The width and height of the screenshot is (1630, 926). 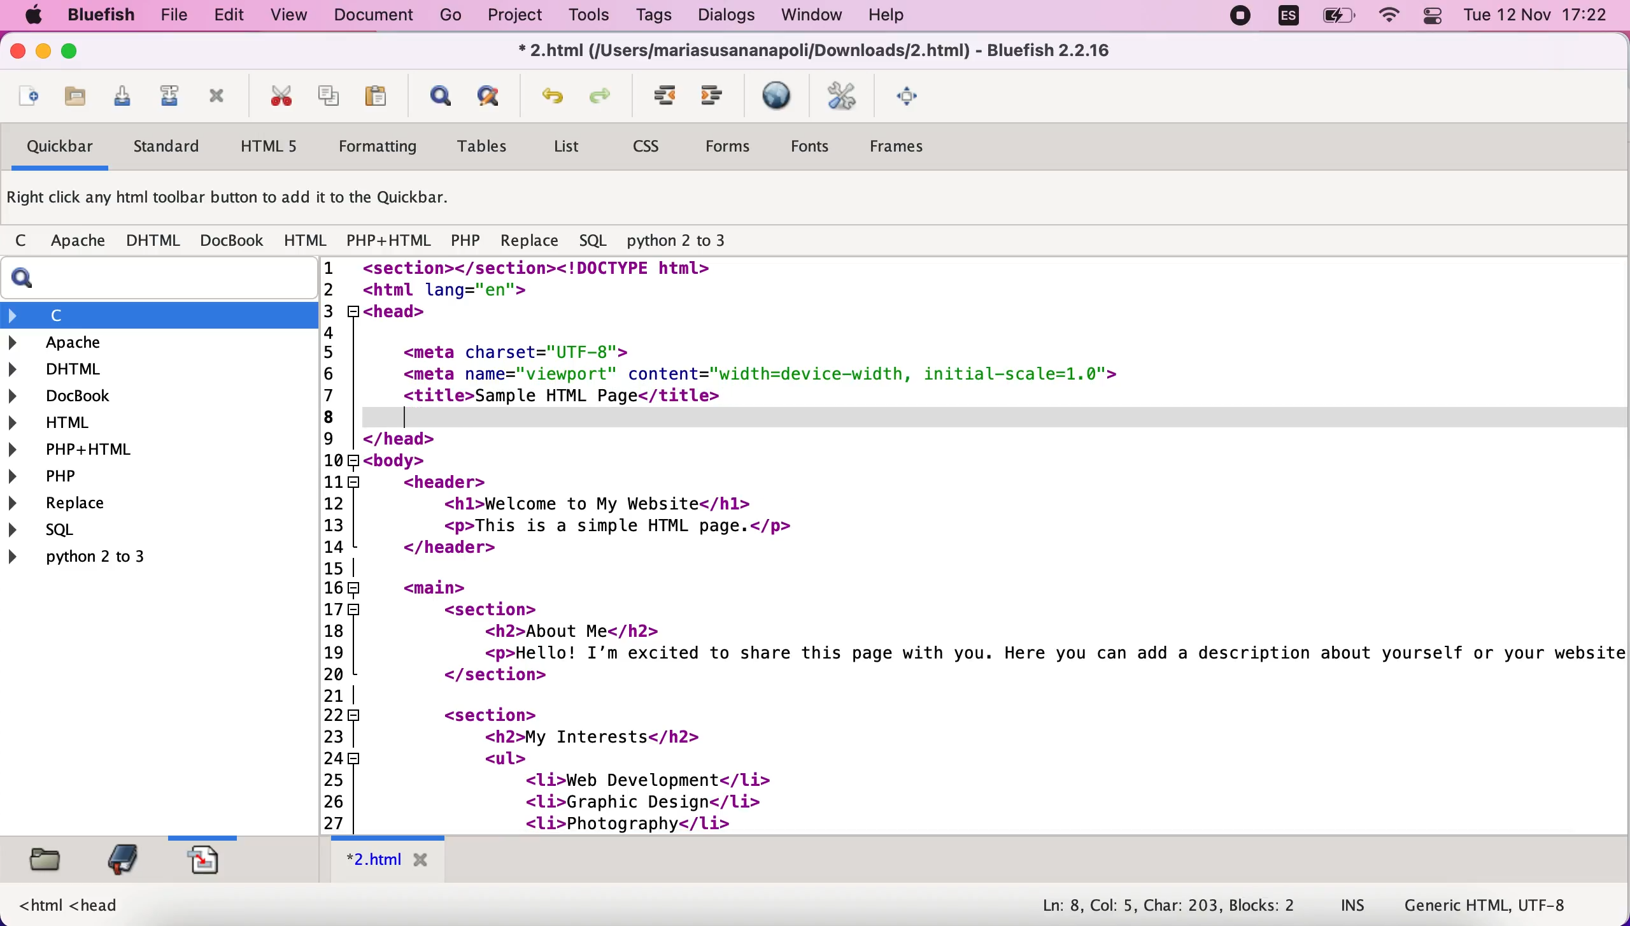 What do you see at coordinates (815, 17) in the screenshot?
I see `window` at bounding box center [815, 17].